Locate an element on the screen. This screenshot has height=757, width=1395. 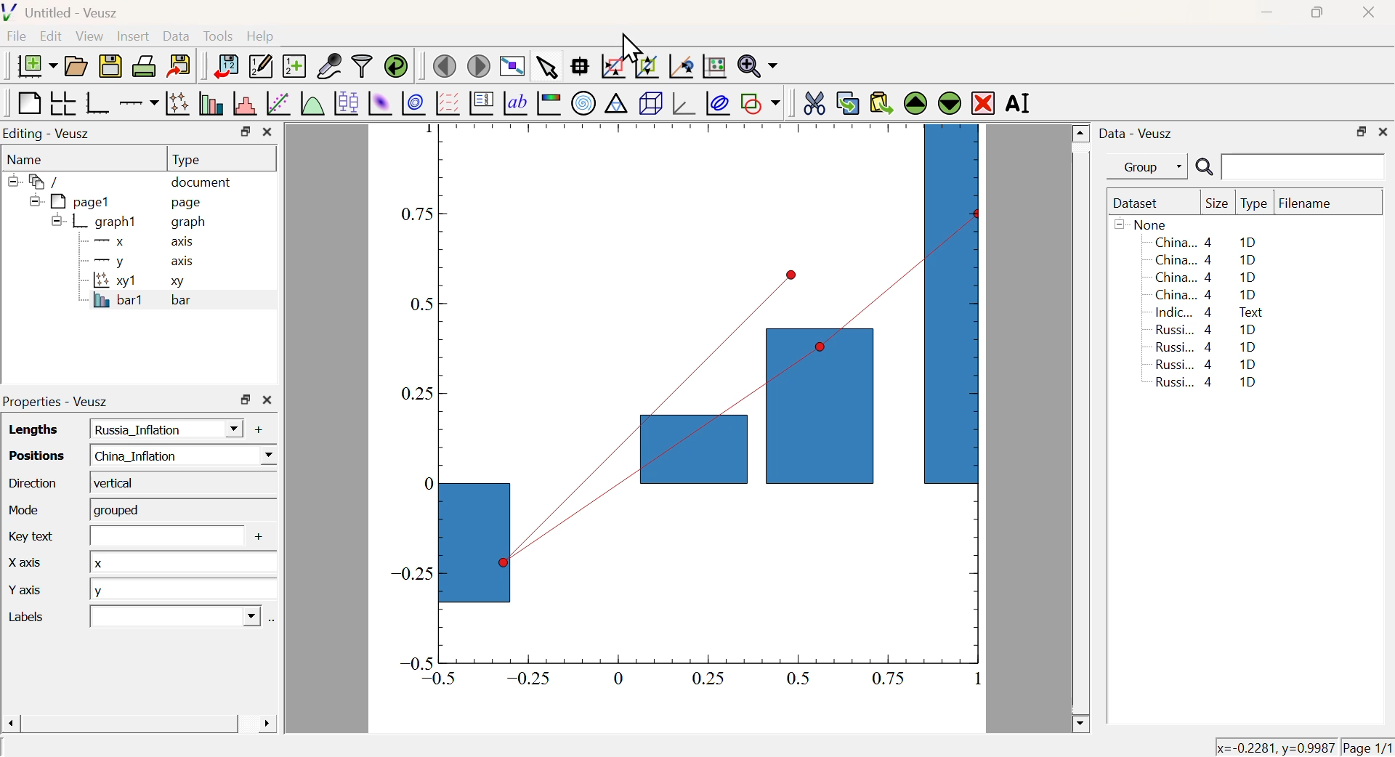
Data is located at coordinates (176, 36).